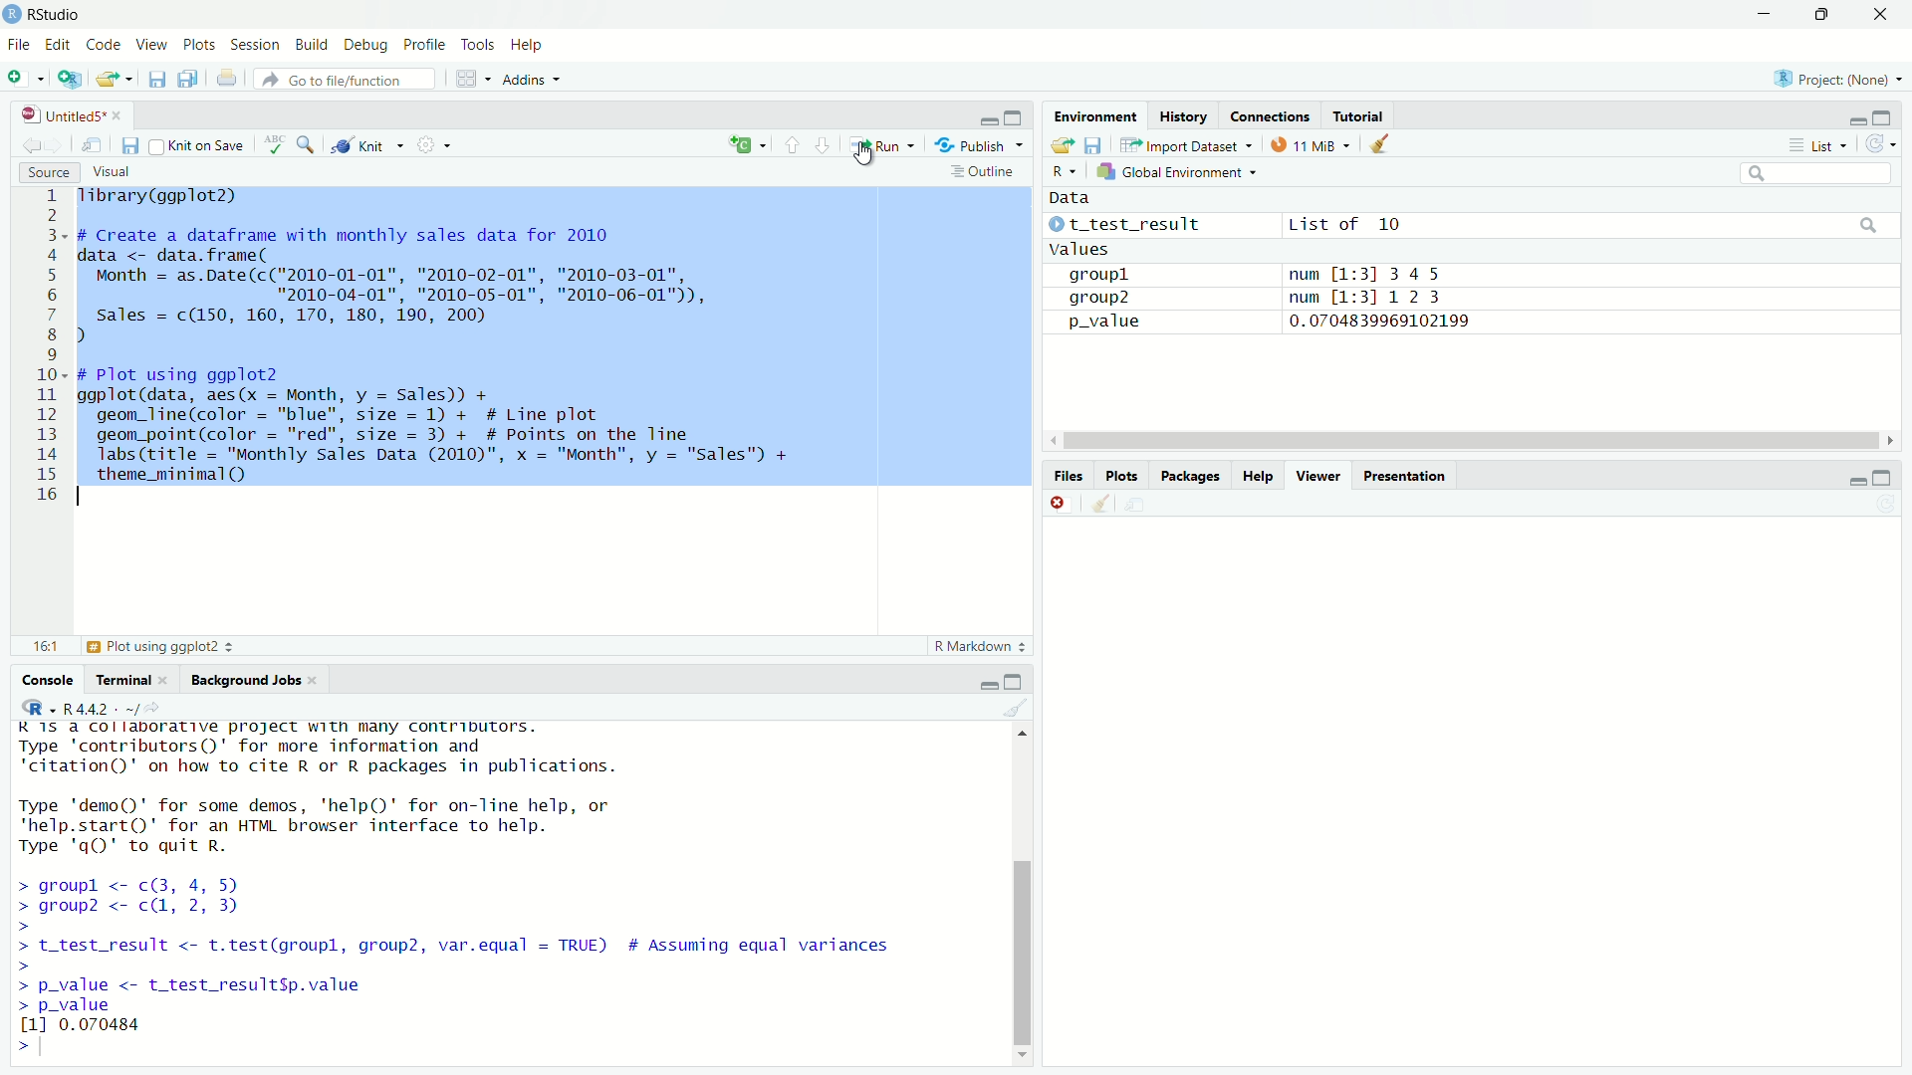 The width and height of the screenshot is (1912, 1075). I want to click on groupl num [1:3] 345, so click(1251, 276).